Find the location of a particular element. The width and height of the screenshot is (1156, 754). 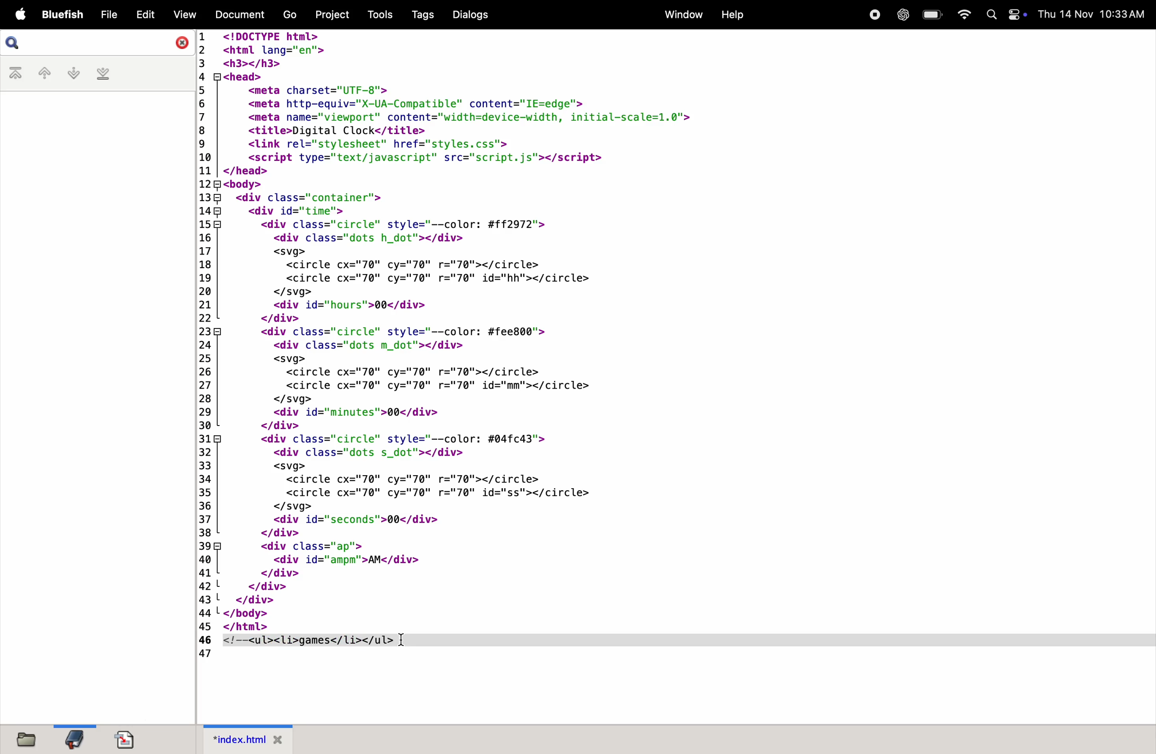

Date and time is located at coordinates (1093, 14).